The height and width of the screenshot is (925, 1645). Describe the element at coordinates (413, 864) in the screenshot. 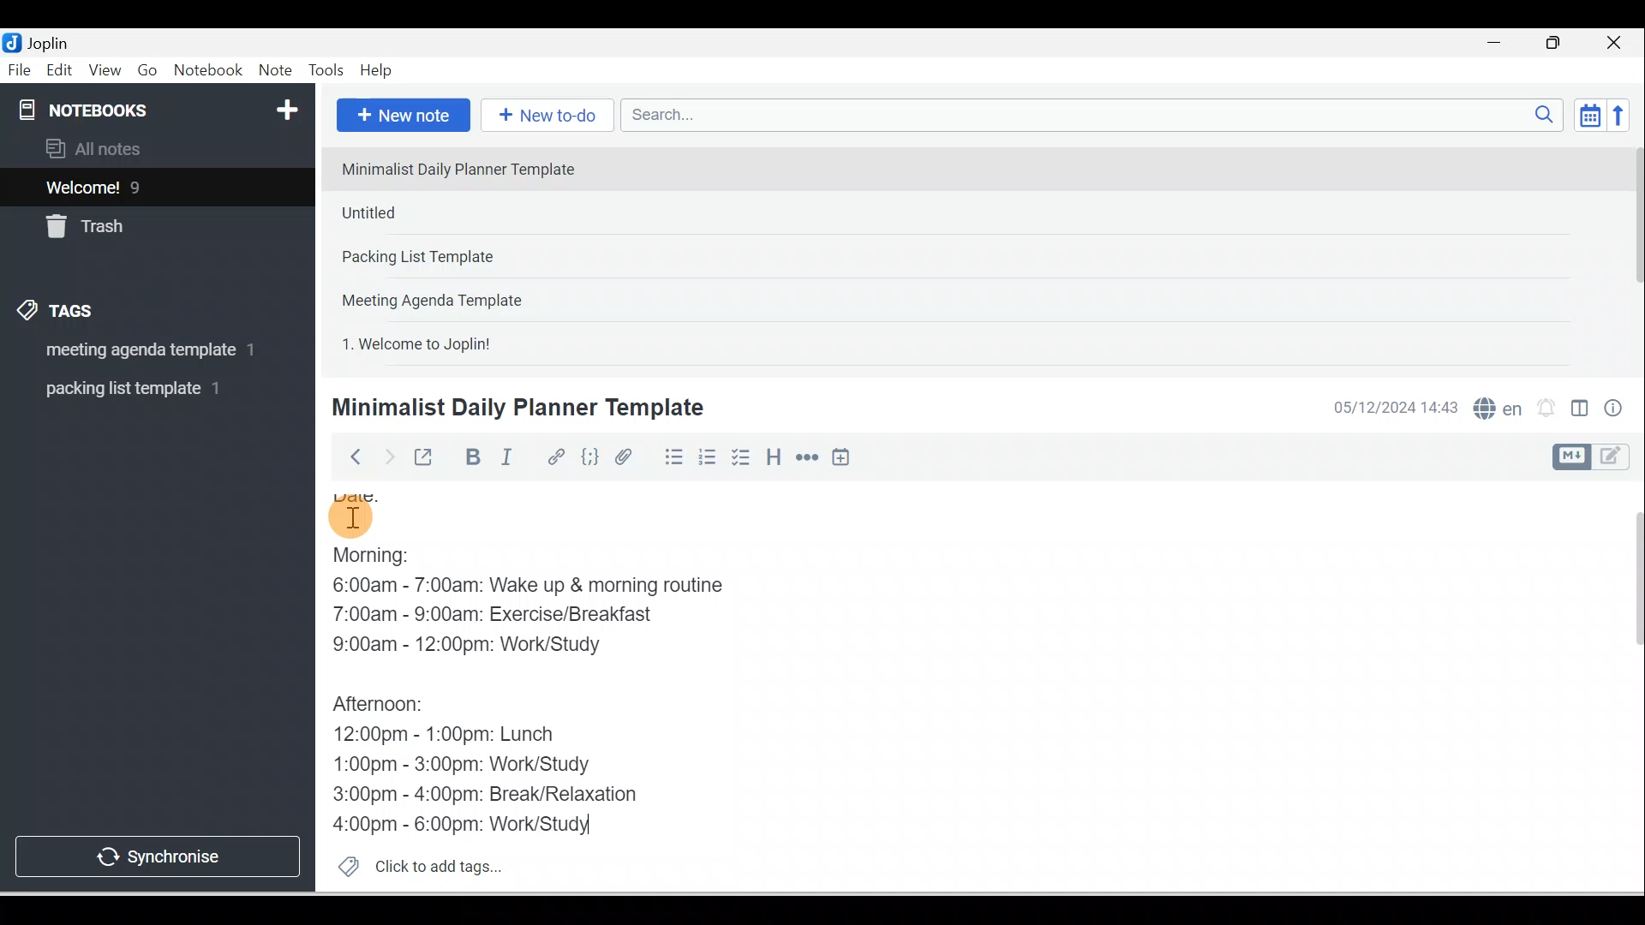

I see `Click to add tags` at that location.